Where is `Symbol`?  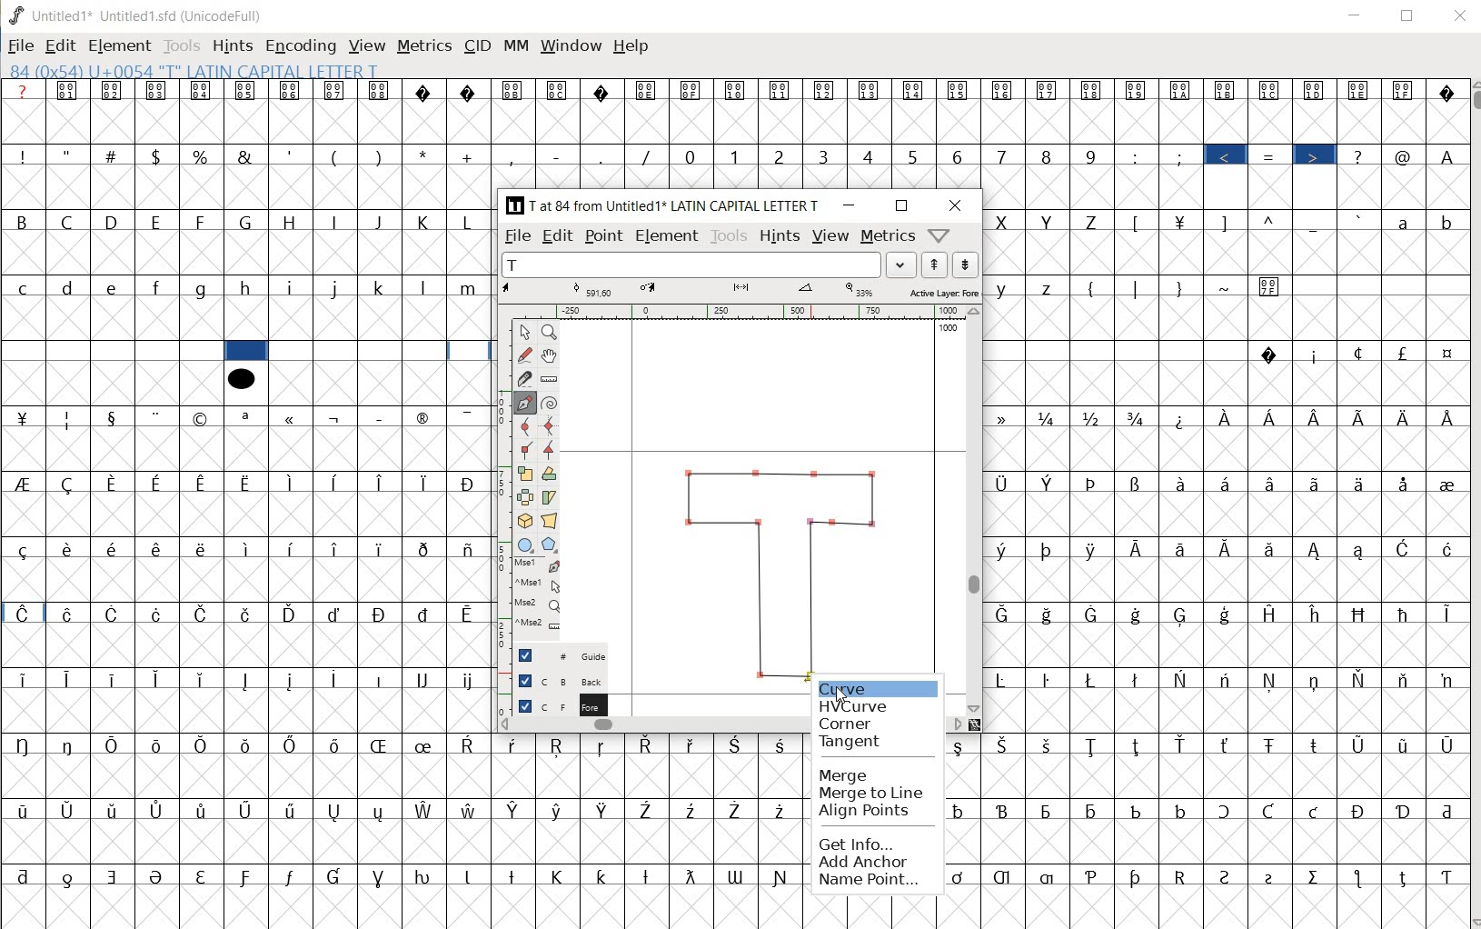 Symbol is located at coordinates (1271, 547).